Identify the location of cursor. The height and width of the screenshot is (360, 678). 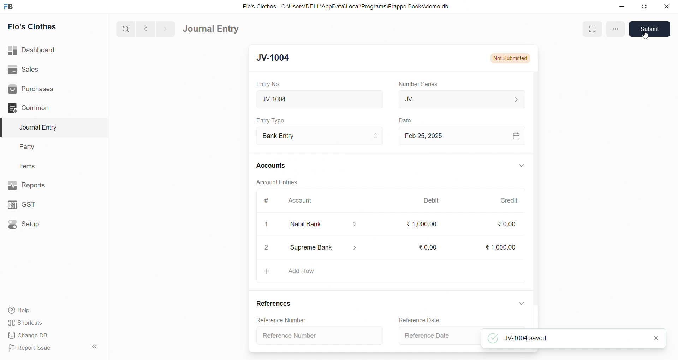
(647, 36).